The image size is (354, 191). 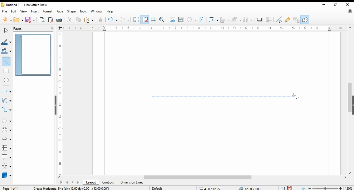 What do you see at coordinates (303, 189) in the screenshot?
I see `fit page to window` at bounding box center [303, 189].